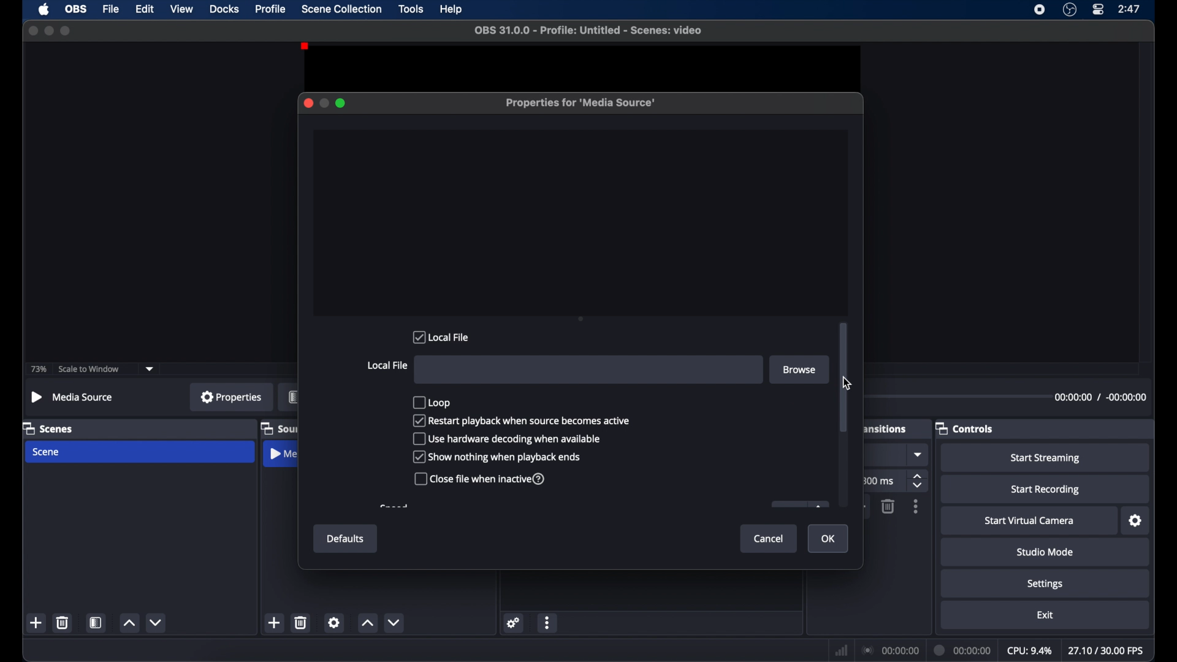  Describe the element at coordinates (877, 479) in the screenshot. I see `ms` at that location.